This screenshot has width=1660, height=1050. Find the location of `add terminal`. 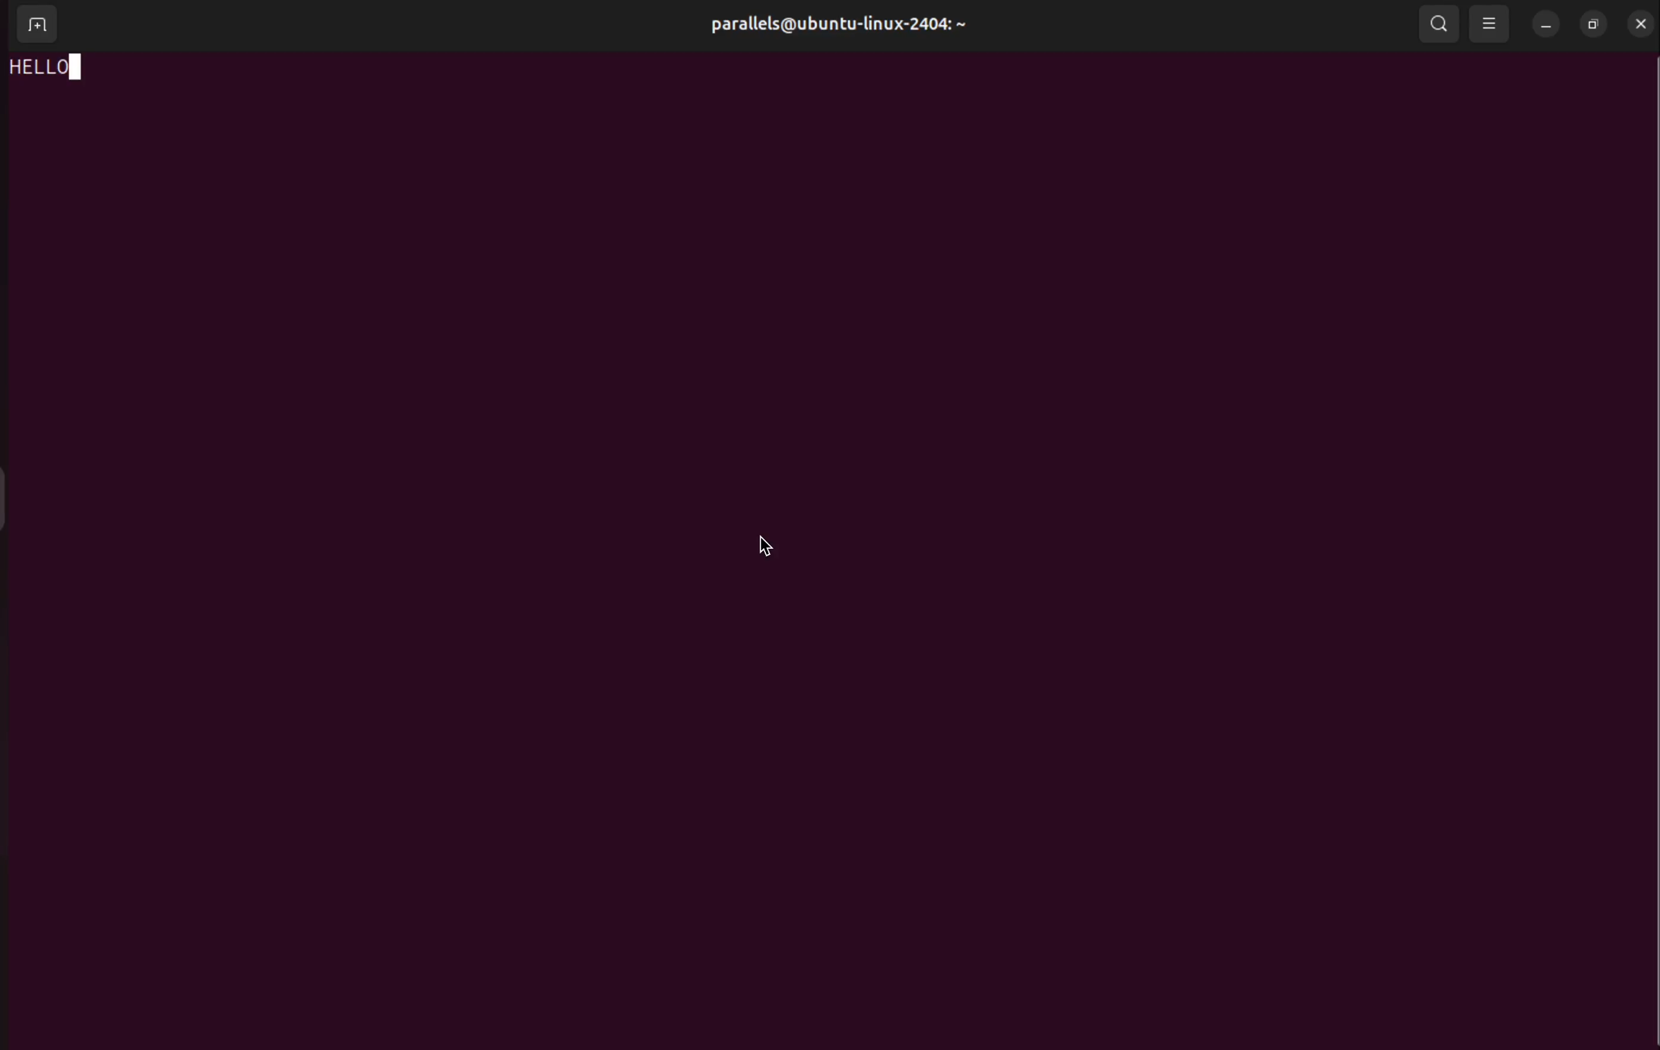

add terminal is located at coordinates (39, 27).